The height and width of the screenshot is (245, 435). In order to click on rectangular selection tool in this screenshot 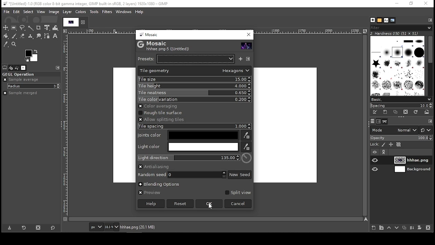, I will do `click(14, 27)`.